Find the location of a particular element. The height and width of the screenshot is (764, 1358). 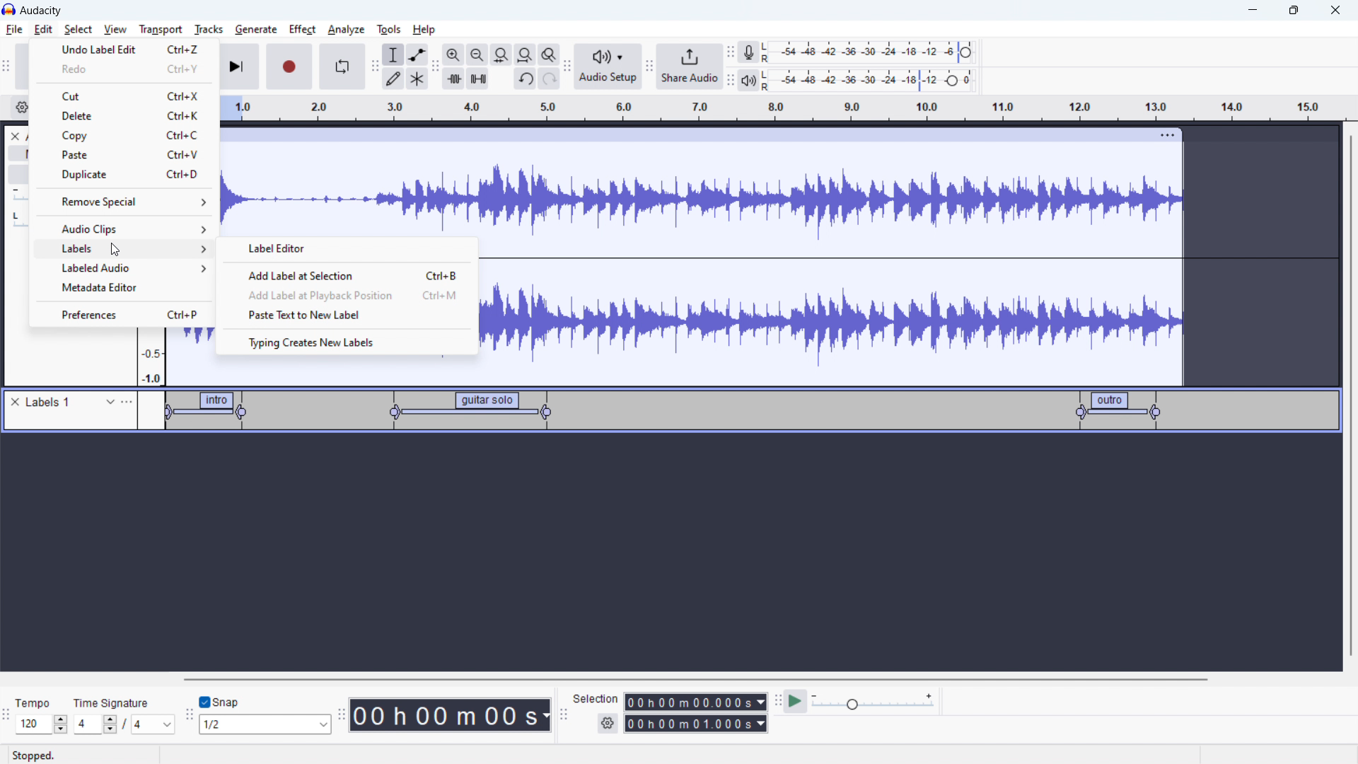

maximize is located at coordinates (1294, 11).